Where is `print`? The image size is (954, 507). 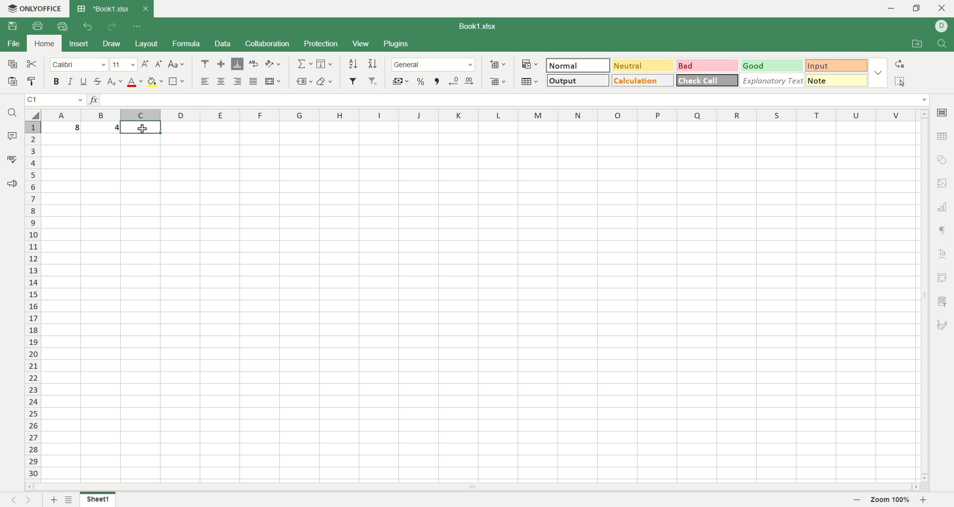 print is located at coordinates (38, 26).